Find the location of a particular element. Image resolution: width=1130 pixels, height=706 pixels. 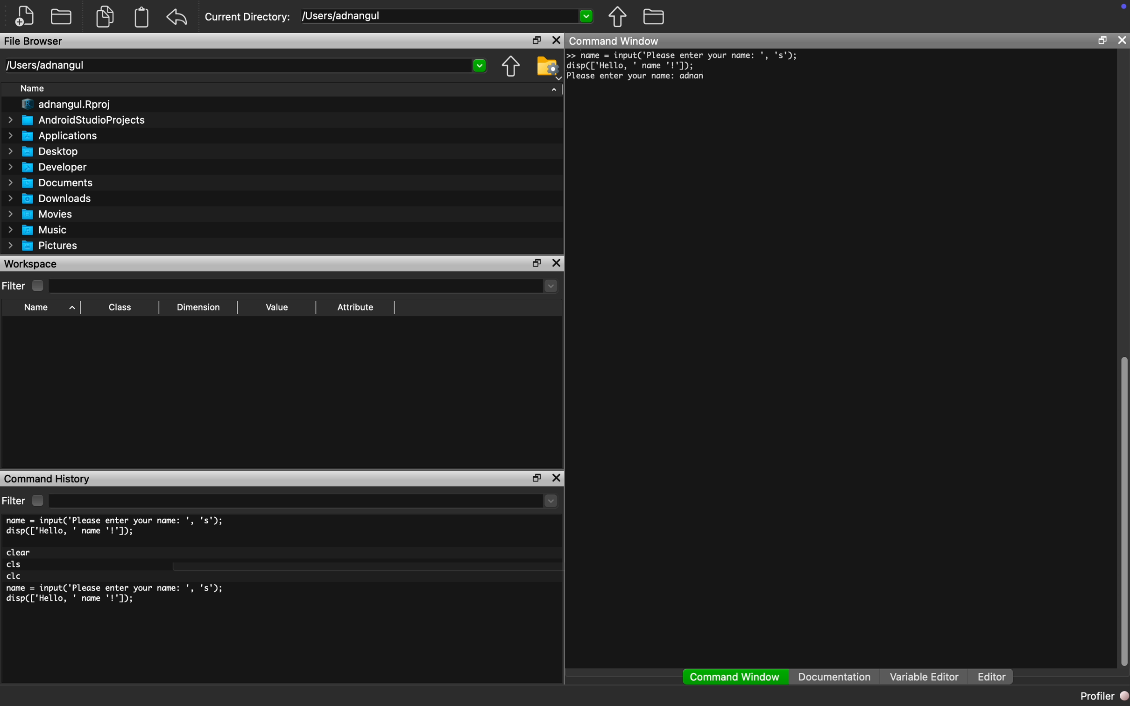

icon is located at coordinates (1123, 6).